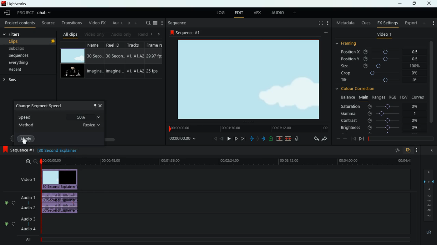 Image resolution: width=437 pixels, height=245 pixels. What do you see at coordinates (94, 34) in the screenshot?
I see `video only` at bounding box center [94, 34].